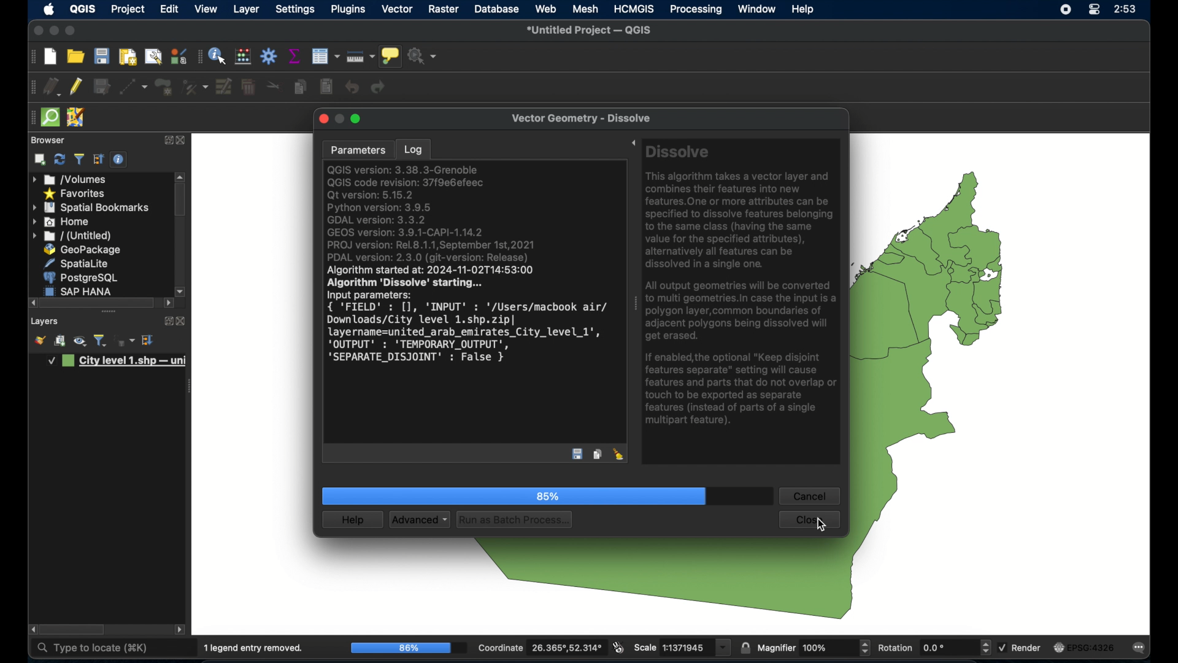 This screenshot has height=663, width=1178. I want to click on scroll right arrow, so click(31, 630).